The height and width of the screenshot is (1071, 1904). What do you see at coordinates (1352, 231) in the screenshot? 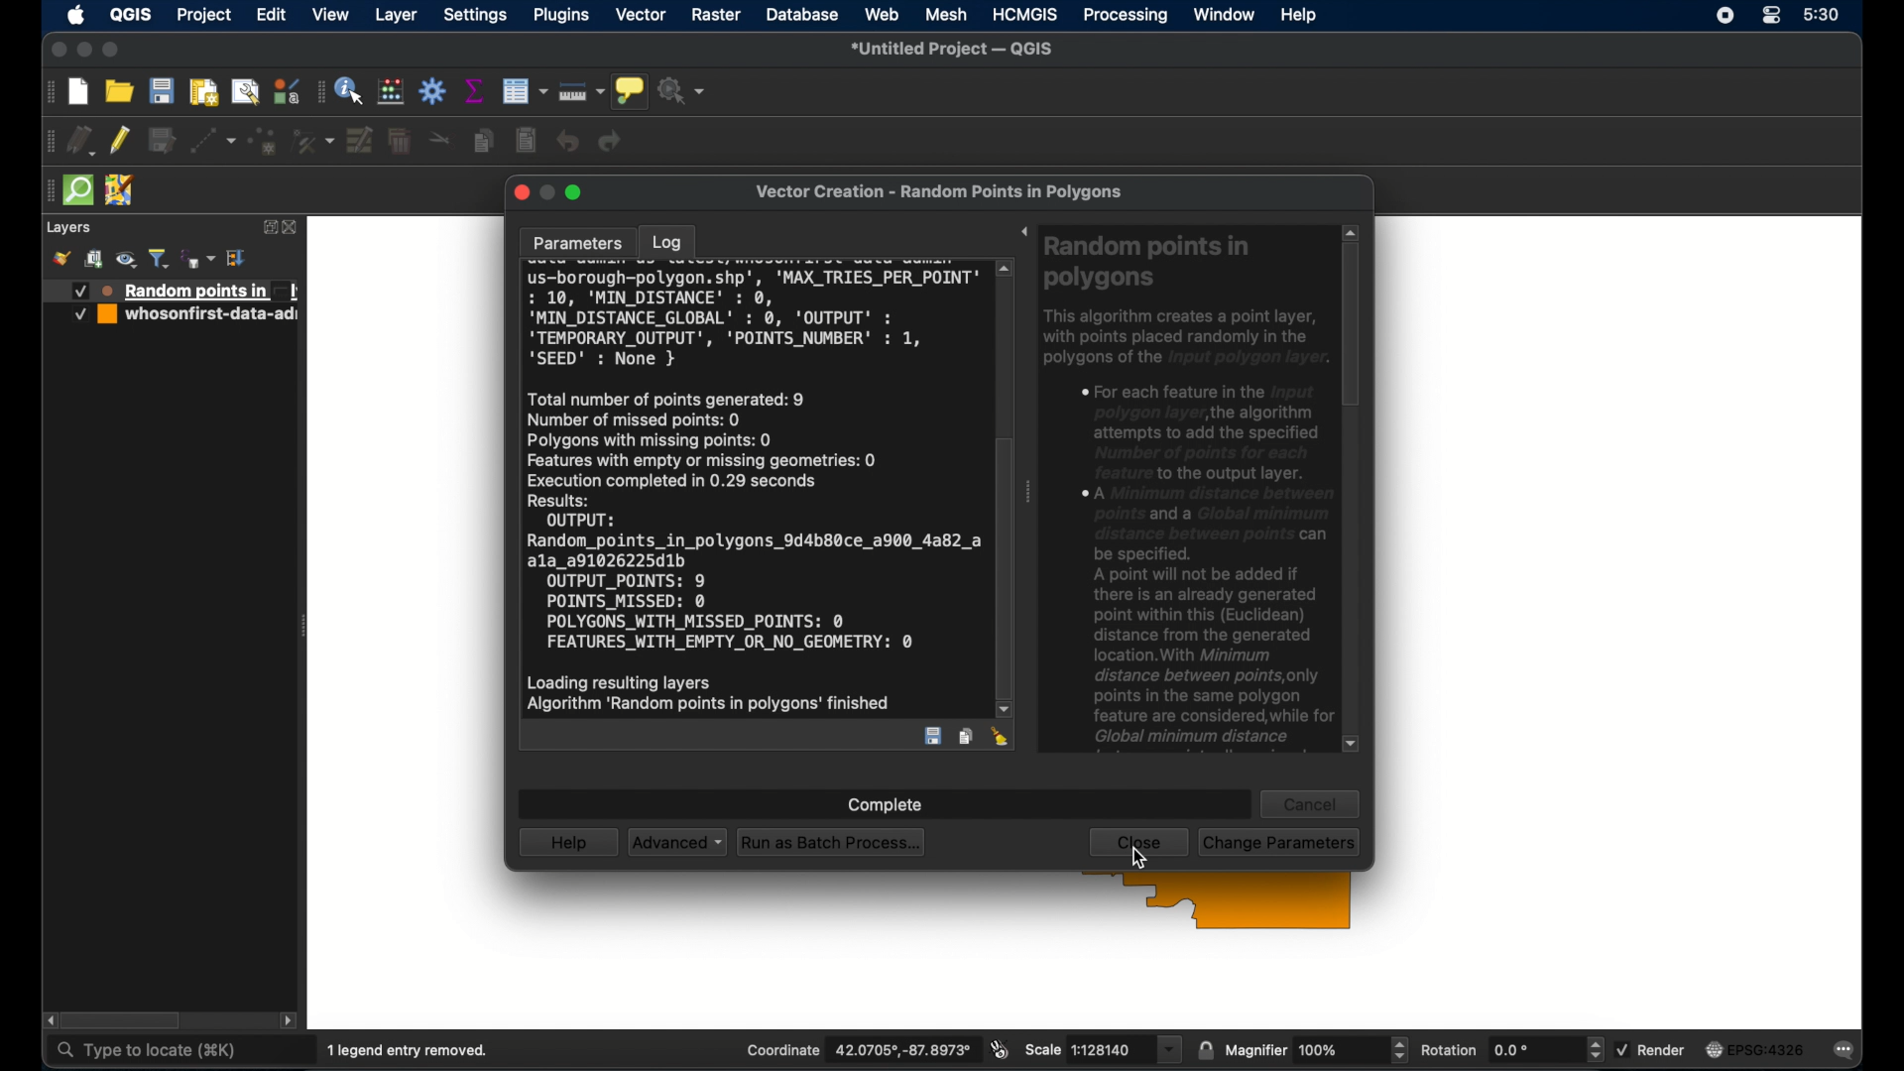
I see `scroll up arrow` at bounding box center [1352, 231].